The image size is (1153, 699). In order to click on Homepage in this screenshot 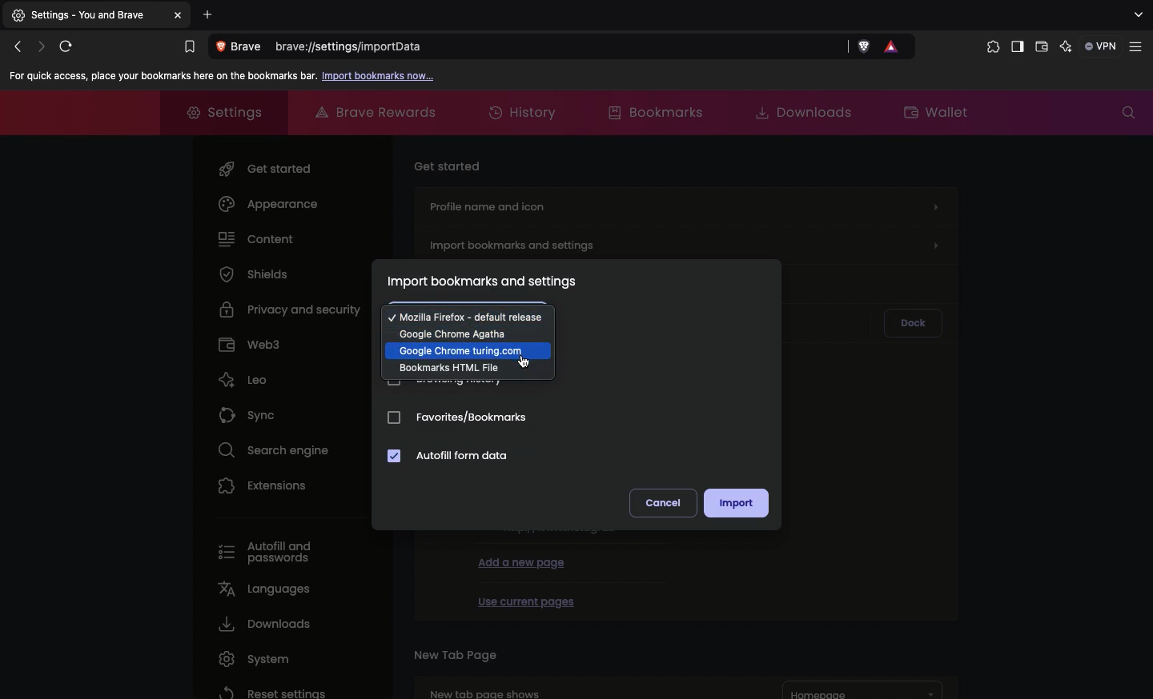, I will do `click(863, 690)`.